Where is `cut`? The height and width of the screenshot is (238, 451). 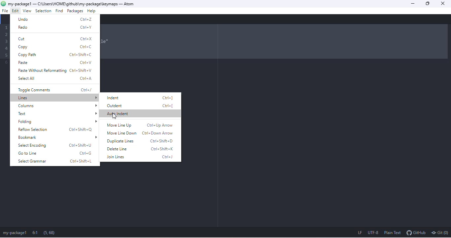 cut is located at coordinates (53, 40).